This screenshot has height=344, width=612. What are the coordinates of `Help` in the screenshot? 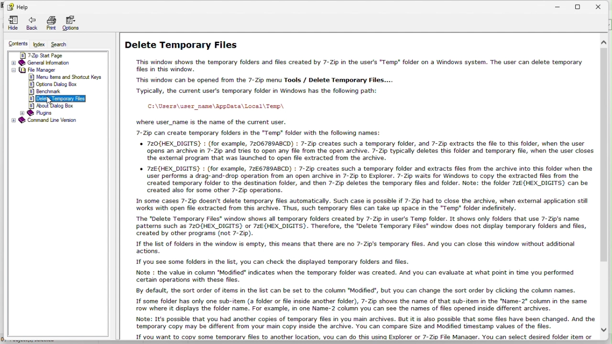 It's located at (17, 6).